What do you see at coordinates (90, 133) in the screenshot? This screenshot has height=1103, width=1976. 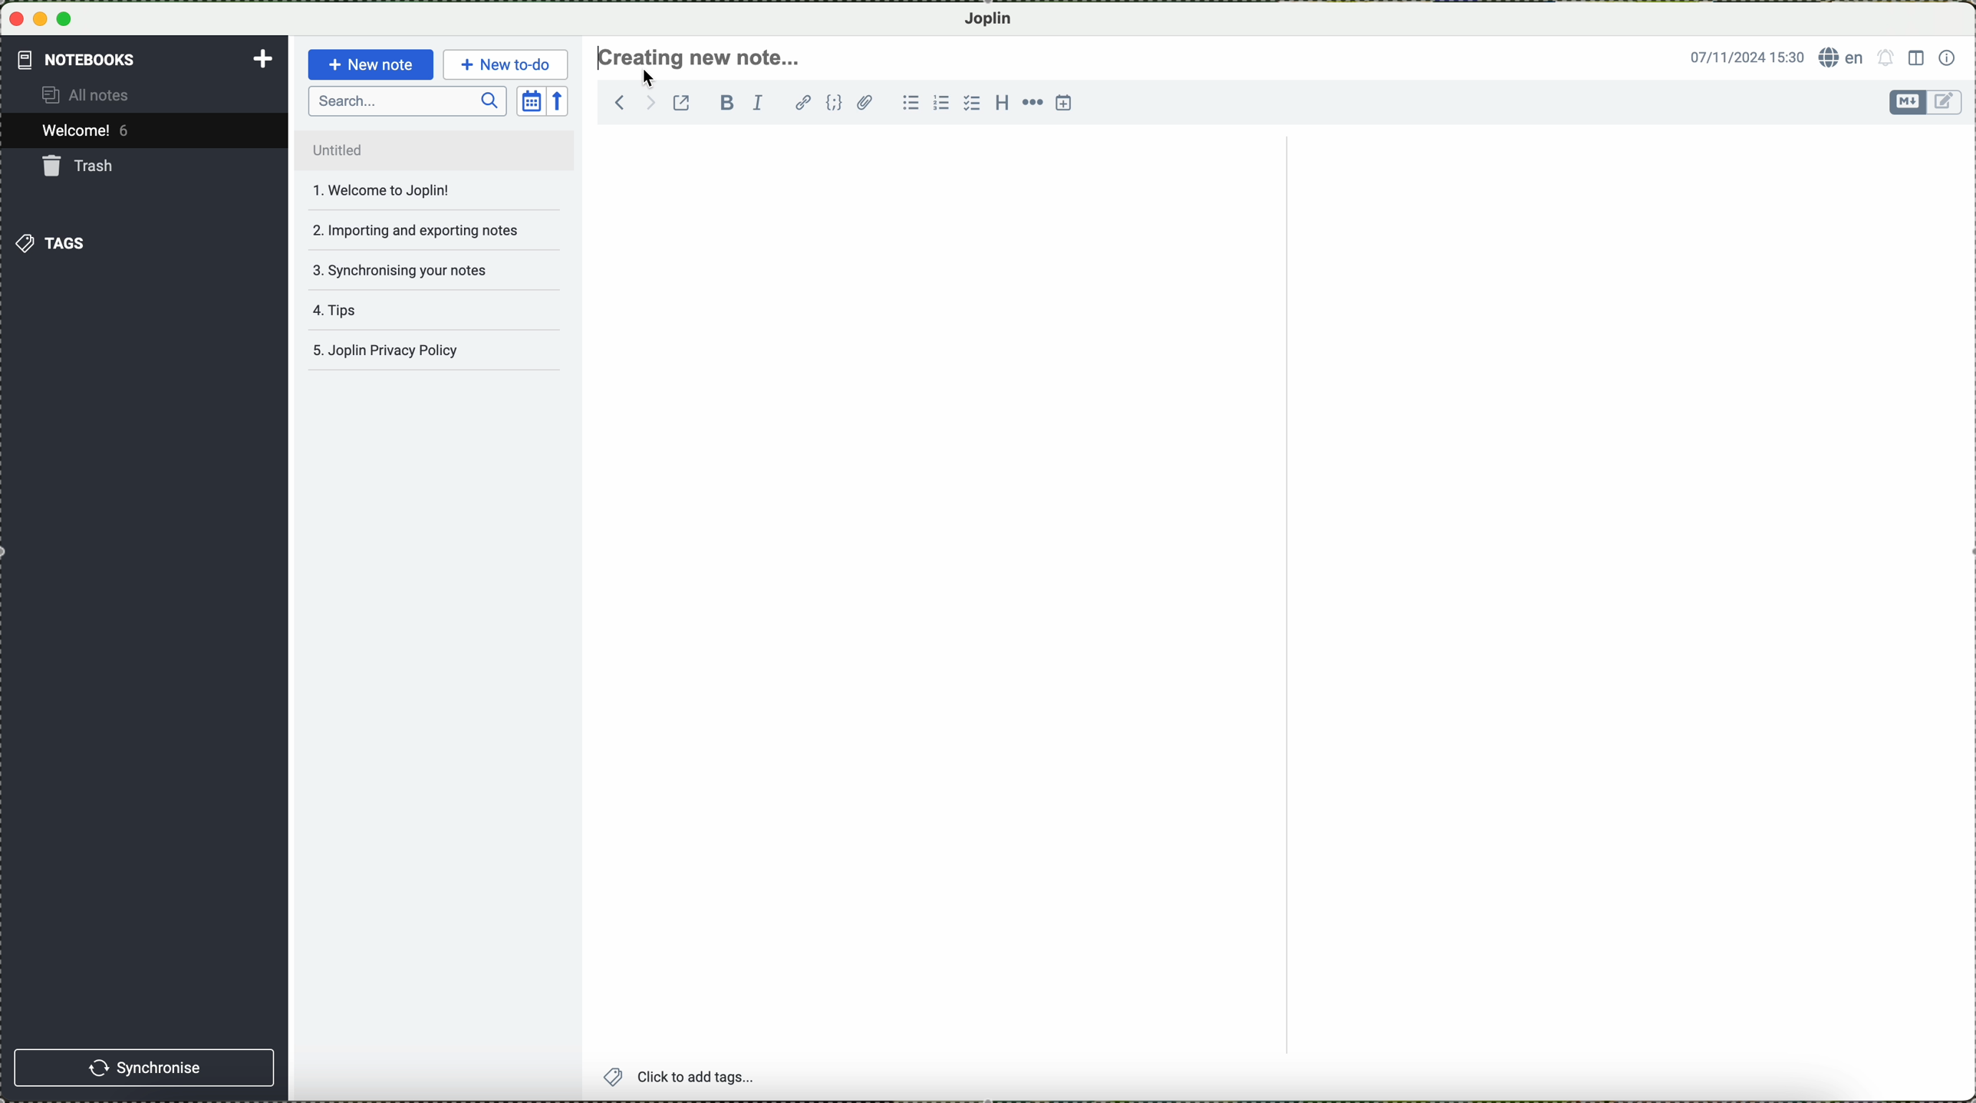 I see `welcome 5` at bounding box center [90, 133].